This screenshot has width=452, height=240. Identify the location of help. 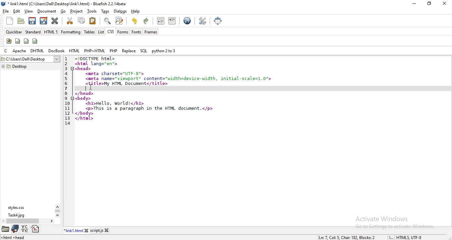
(137, 12).